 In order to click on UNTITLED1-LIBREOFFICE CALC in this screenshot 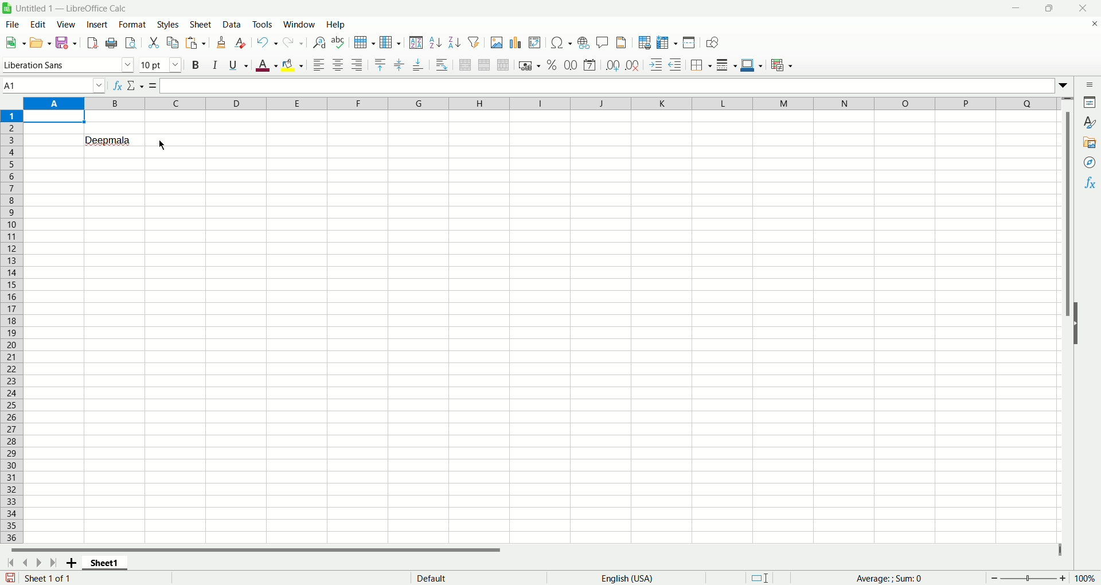, I will do `click(75, 7)`.